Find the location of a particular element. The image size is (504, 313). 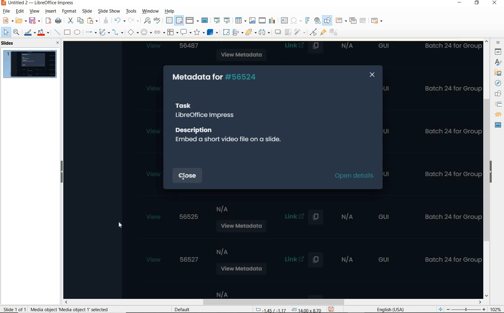

SAVE is located at coordinates (35, 20).